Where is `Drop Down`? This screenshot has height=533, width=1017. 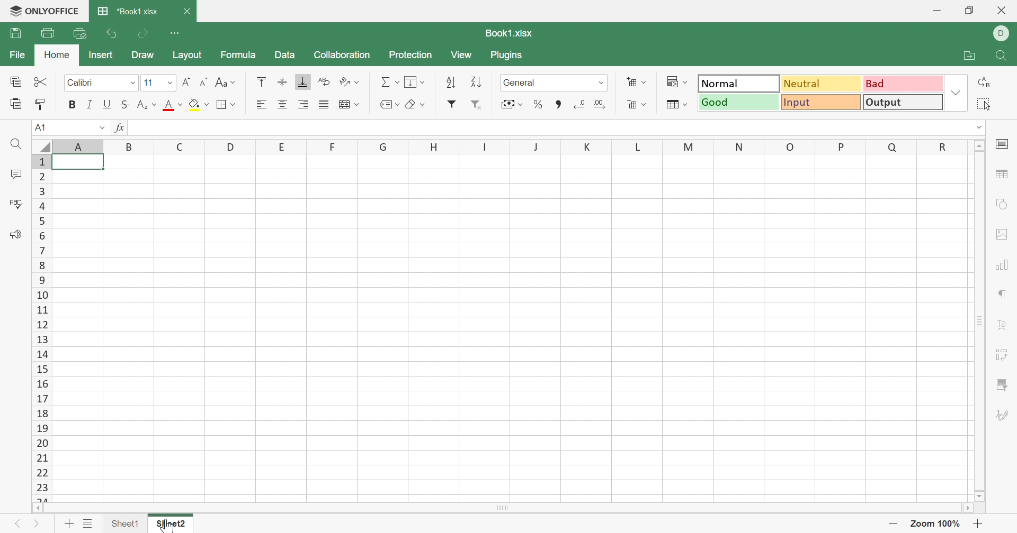 Drop Down is located at coordinates (235, 84).